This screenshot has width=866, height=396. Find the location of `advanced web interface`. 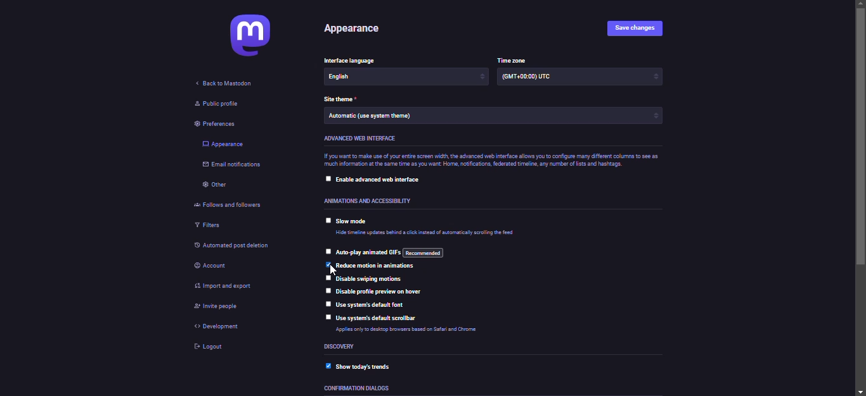

advanced web interface is located at coordinates (358, 138).